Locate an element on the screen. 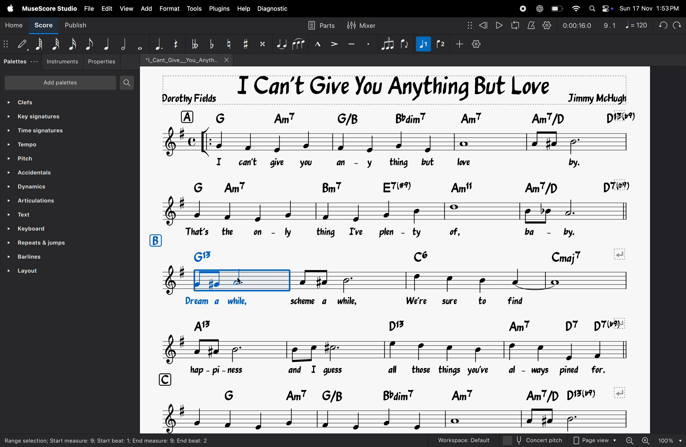 The height and width of the screenshot is (447, 686). song is located at coordinates (184, 59).